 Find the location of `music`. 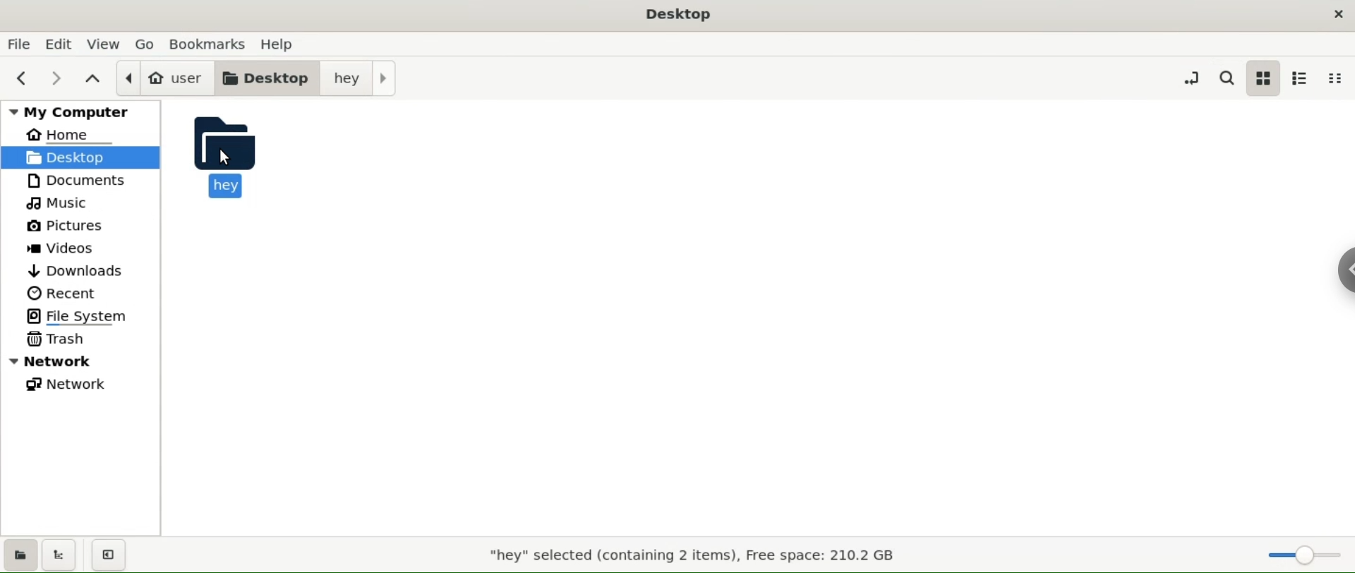

music is located at coordinates (62, 203).